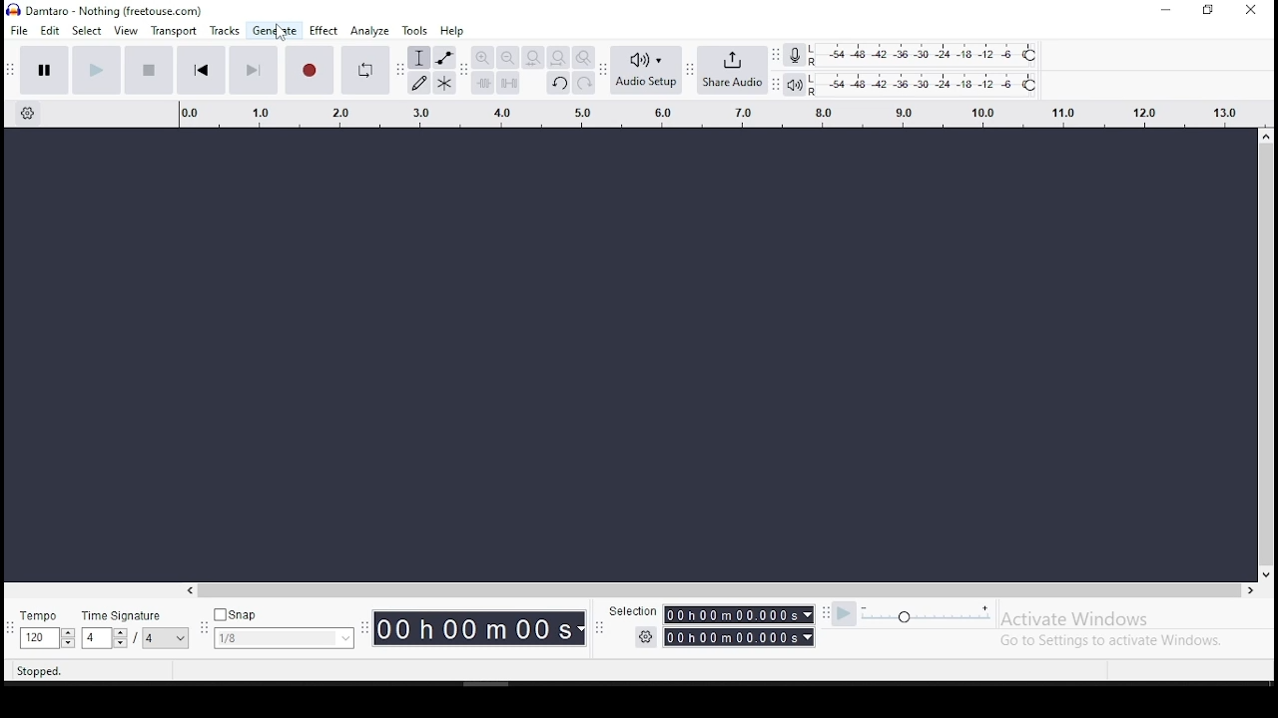 The height and width of the screenshot is (718, 1278). I want to click on pause, so click(42, 70).